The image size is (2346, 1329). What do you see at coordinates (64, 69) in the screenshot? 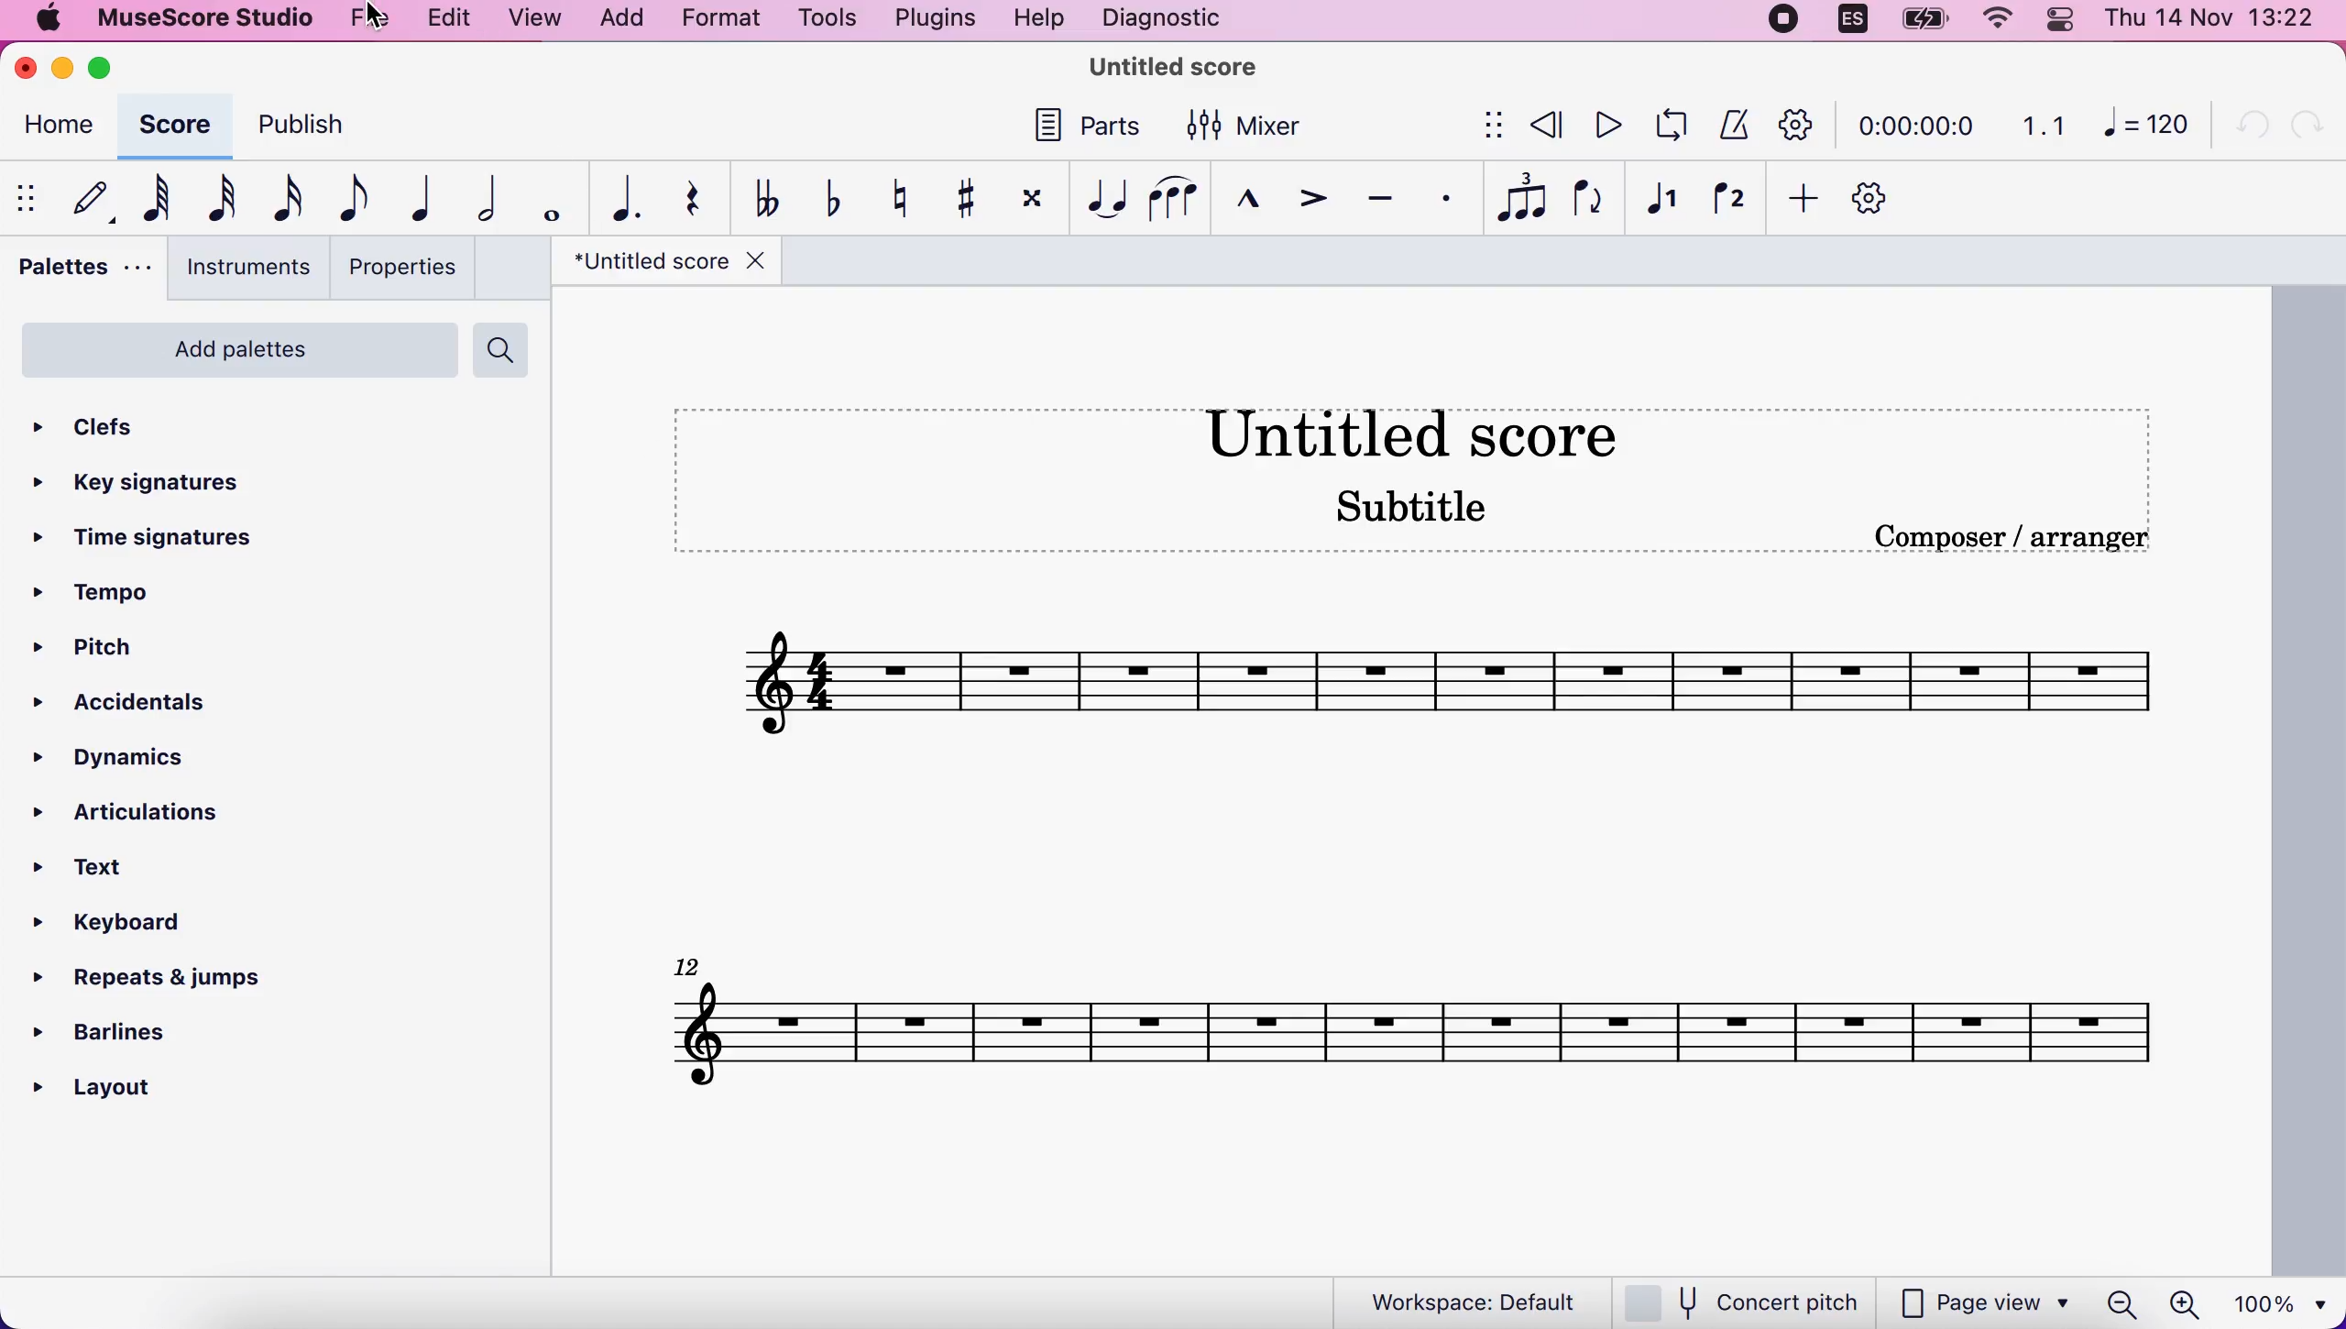
I see `minimize` at bounding box center [64, 69].